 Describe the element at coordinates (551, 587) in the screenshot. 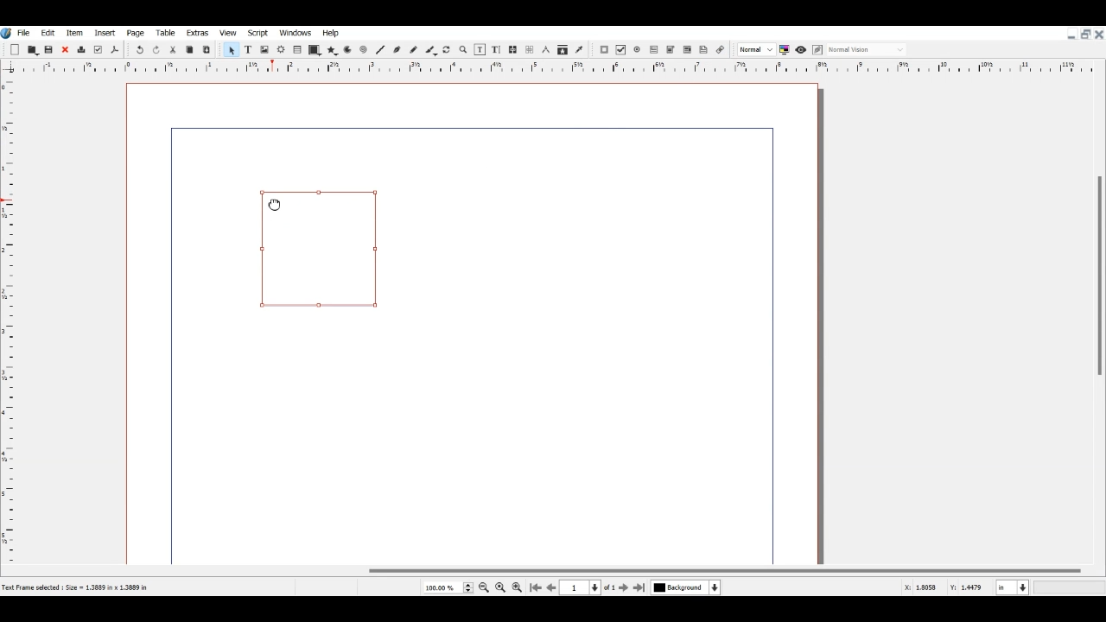

I see `Go to Previous page` at that location.